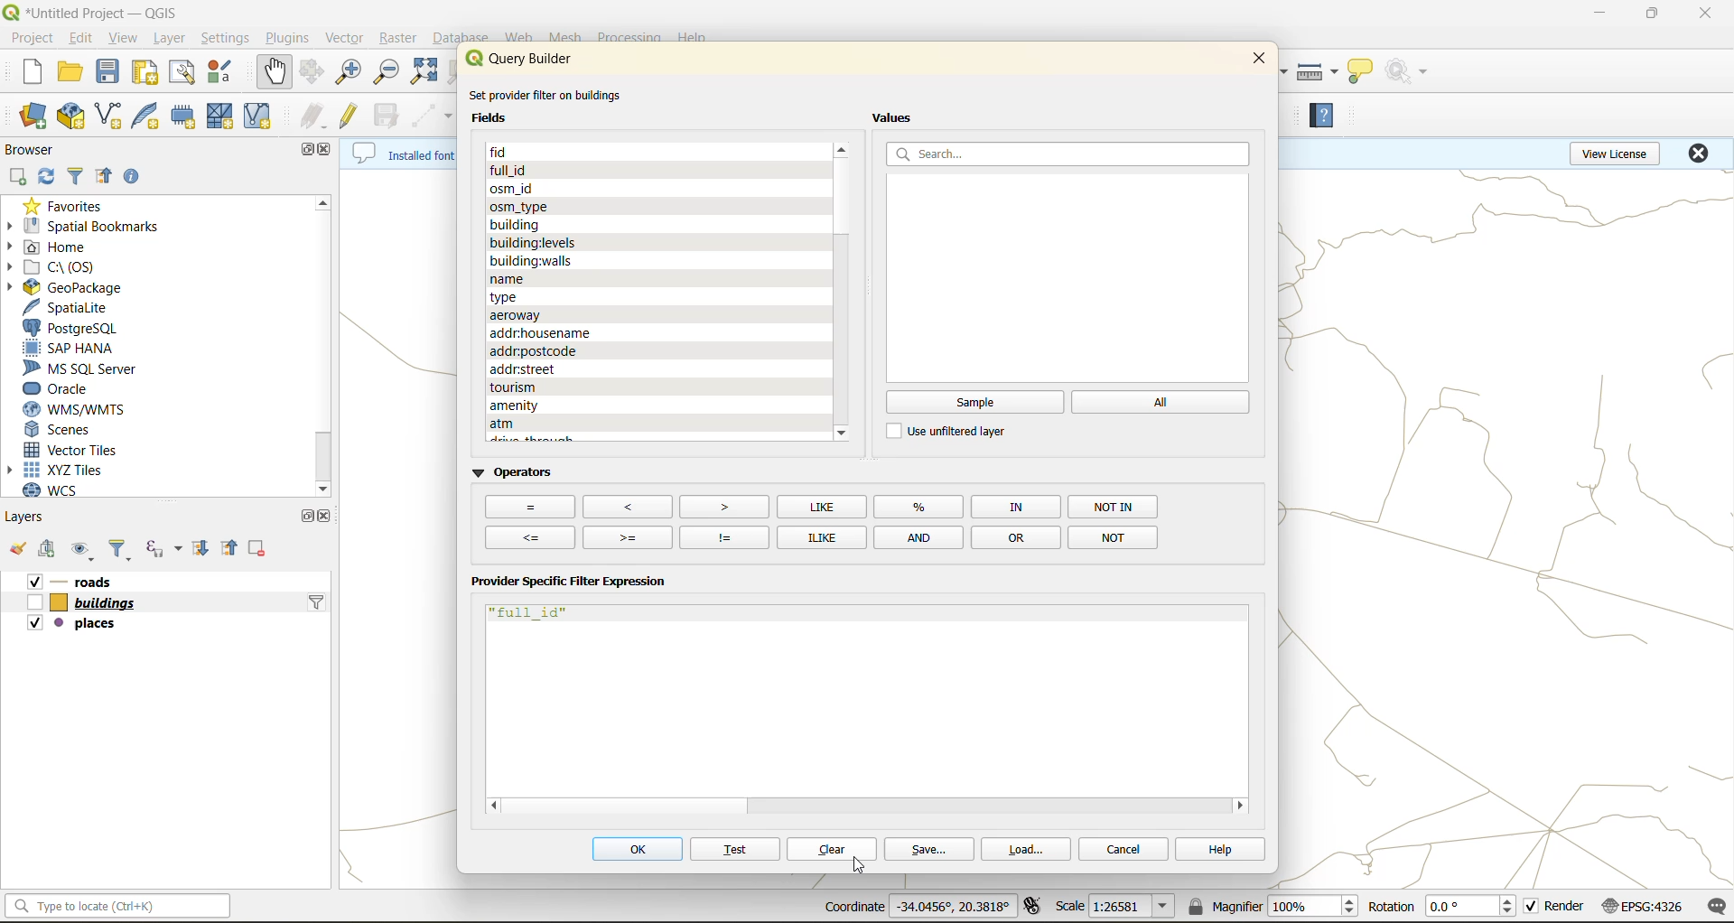 Image resolution: width=1734 pixels, height=923 pixels. What do you see at coordinates (722, 505) in the screenshot?
I see `opertators` at bounding box center [722, 505].